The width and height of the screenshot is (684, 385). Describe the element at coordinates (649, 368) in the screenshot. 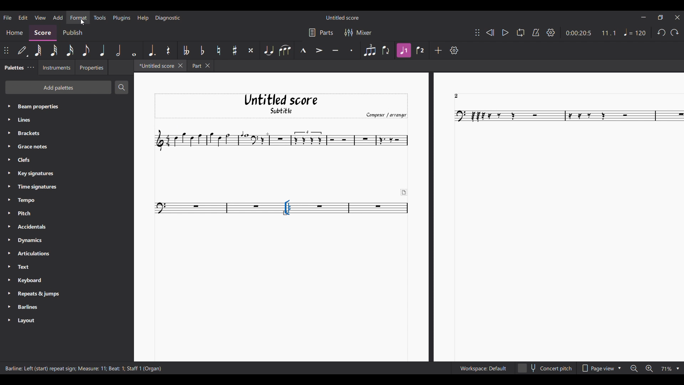

I see `Zoom in` at that location.